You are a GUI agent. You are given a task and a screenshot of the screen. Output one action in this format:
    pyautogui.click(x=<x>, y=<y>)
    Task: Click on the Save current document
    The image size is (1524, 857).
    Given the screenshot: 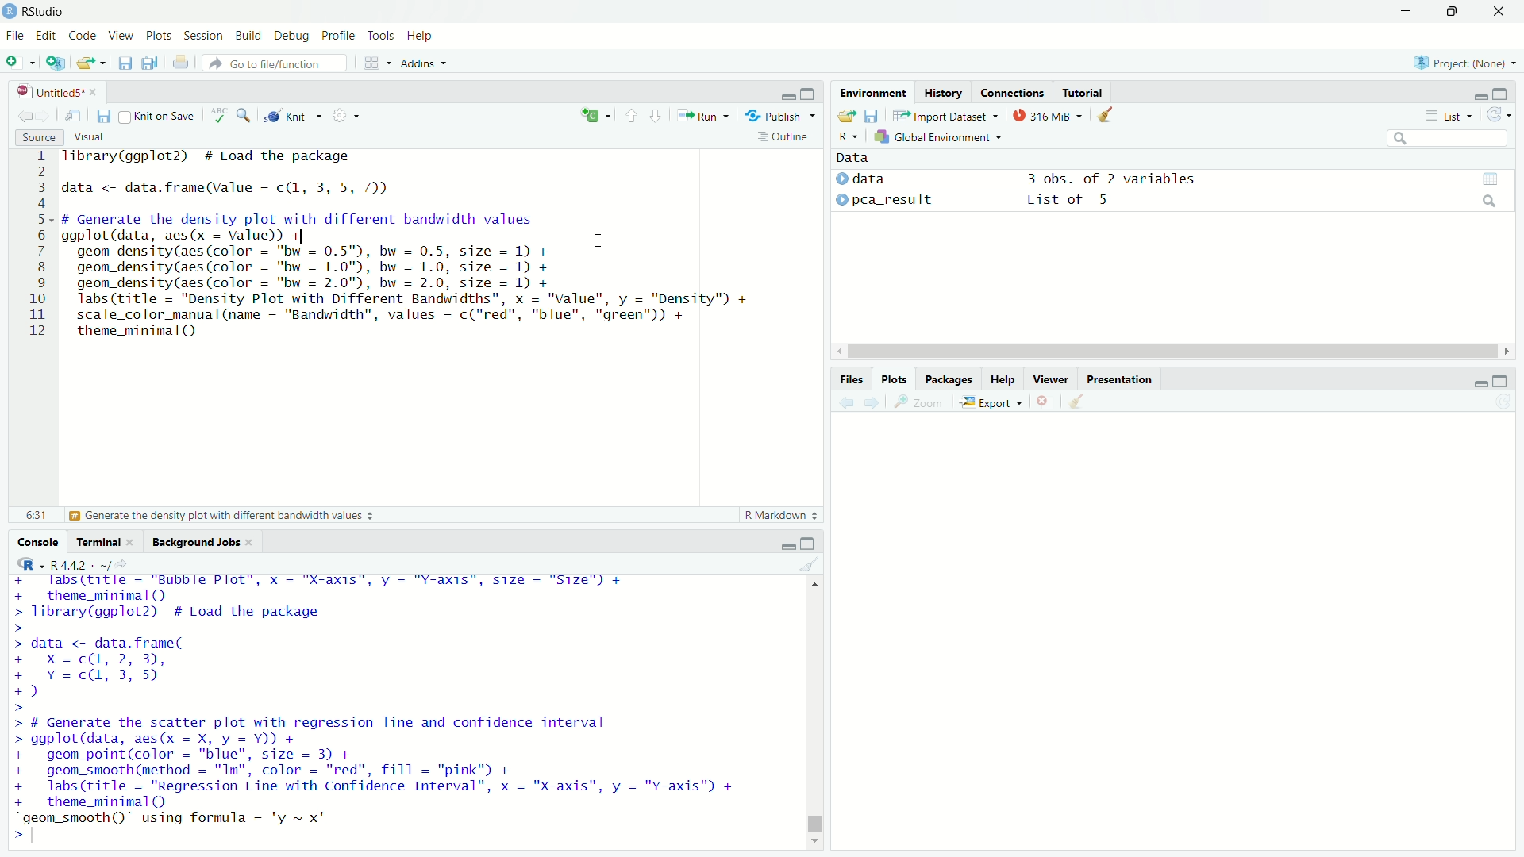 What is the action you would take?
    pyautogui.click(x=104, y=115)
    